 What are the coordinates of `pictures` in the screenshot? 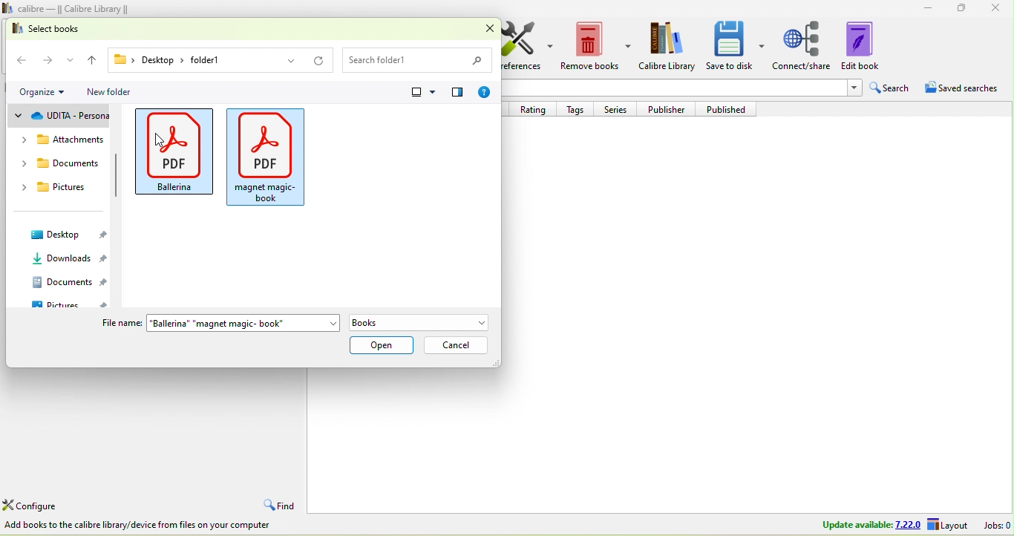 It's located at (62, 189).